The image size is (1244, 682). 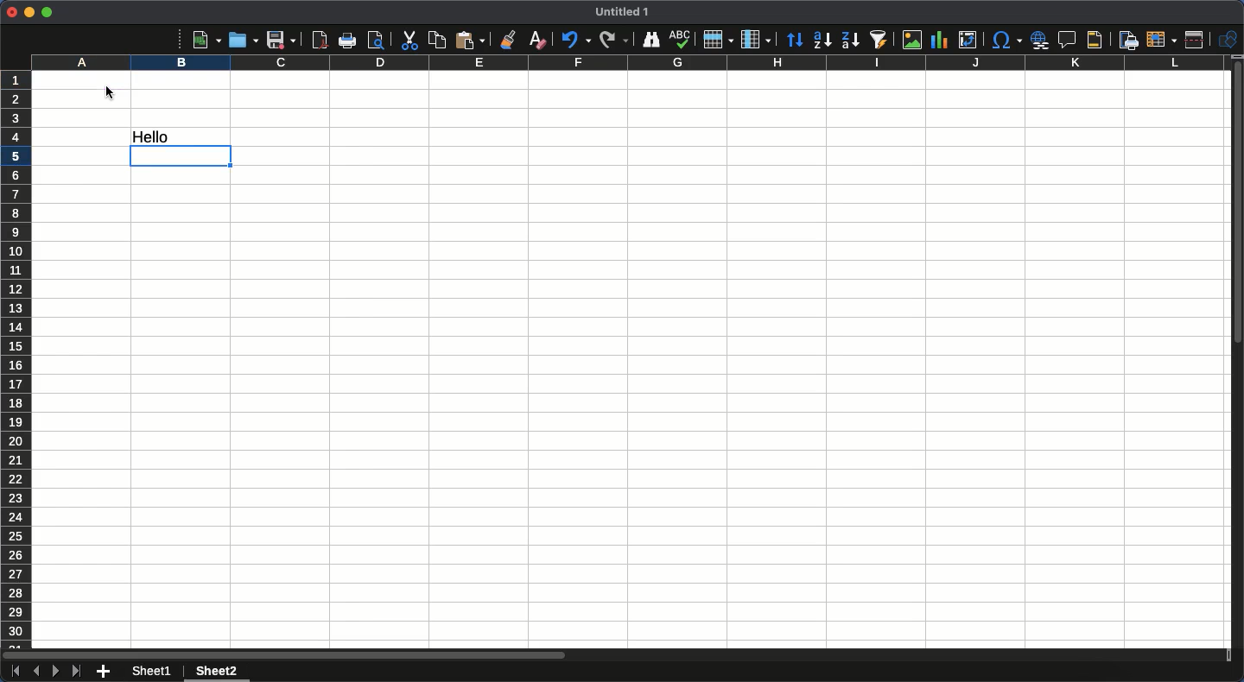 I want to click on Paste, so click(x=470, y=40).